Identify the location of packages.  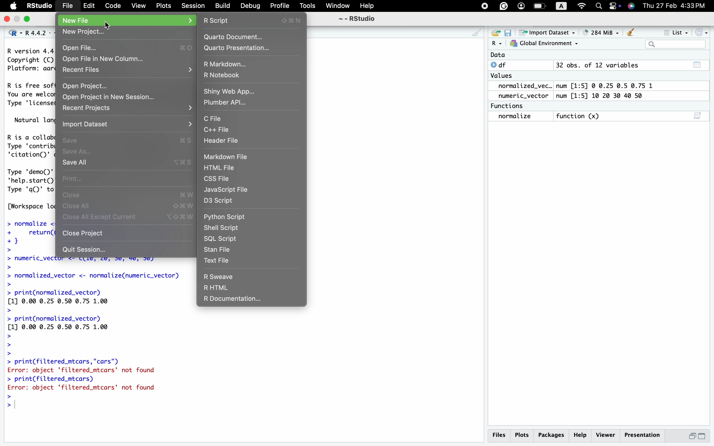
(553, 434).